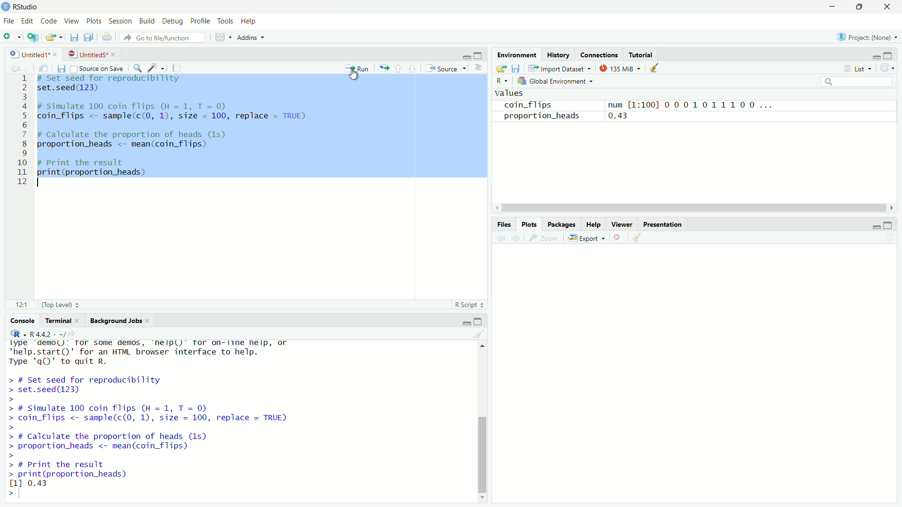 The image size is (902, 507). I want to click on maximize, so click(480, 55).